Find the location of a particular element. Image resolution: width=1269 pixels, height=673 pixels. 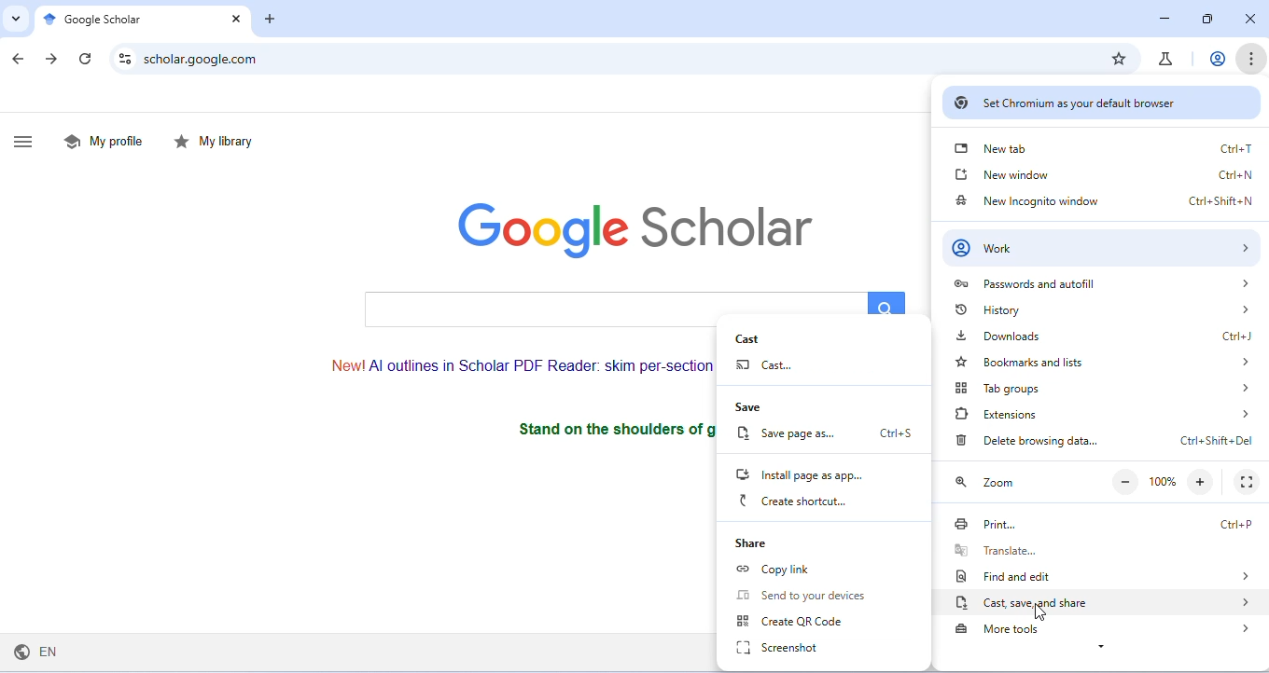

install page as app.. is located at coordinates (808, 476).